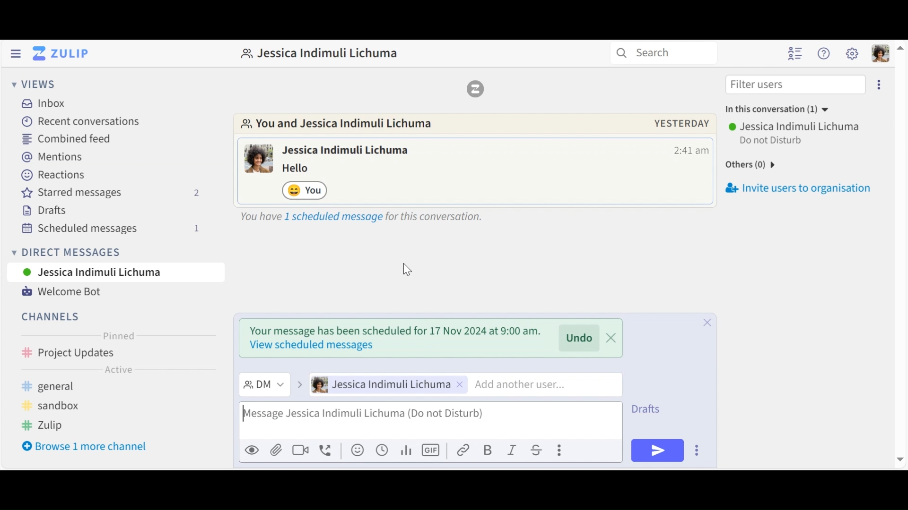 This screenshot has width=908, height=510. I want to click on Username, so click(795, 126).